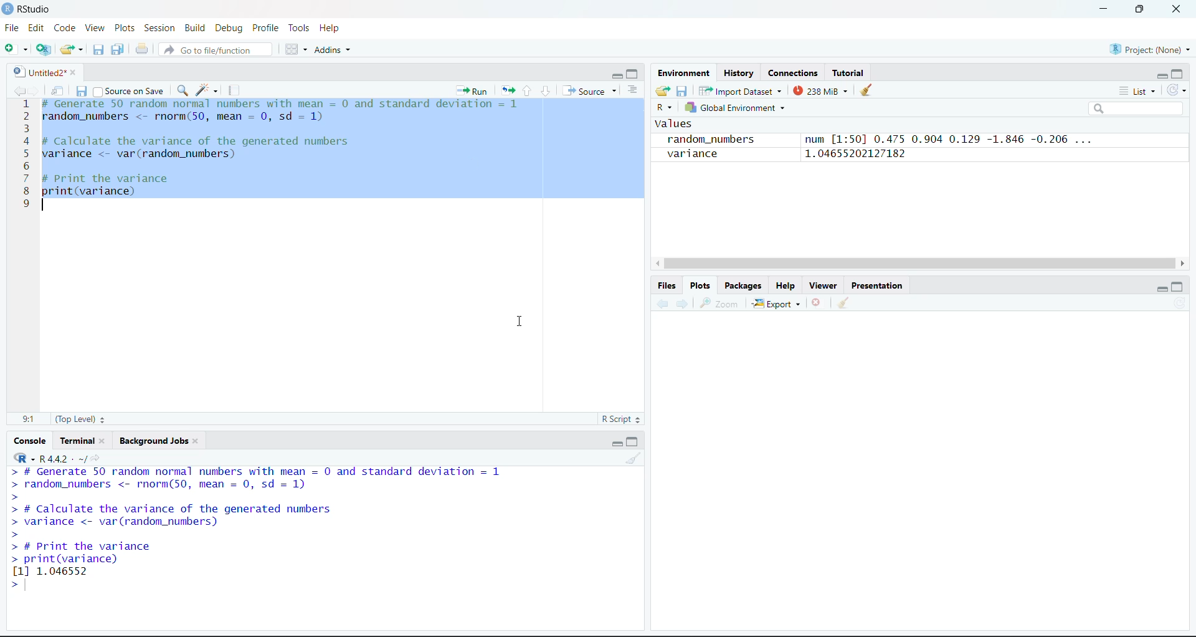 The height and width of the screenshot is (637, 1196). I want to click on Presentation, so click(877, 285).